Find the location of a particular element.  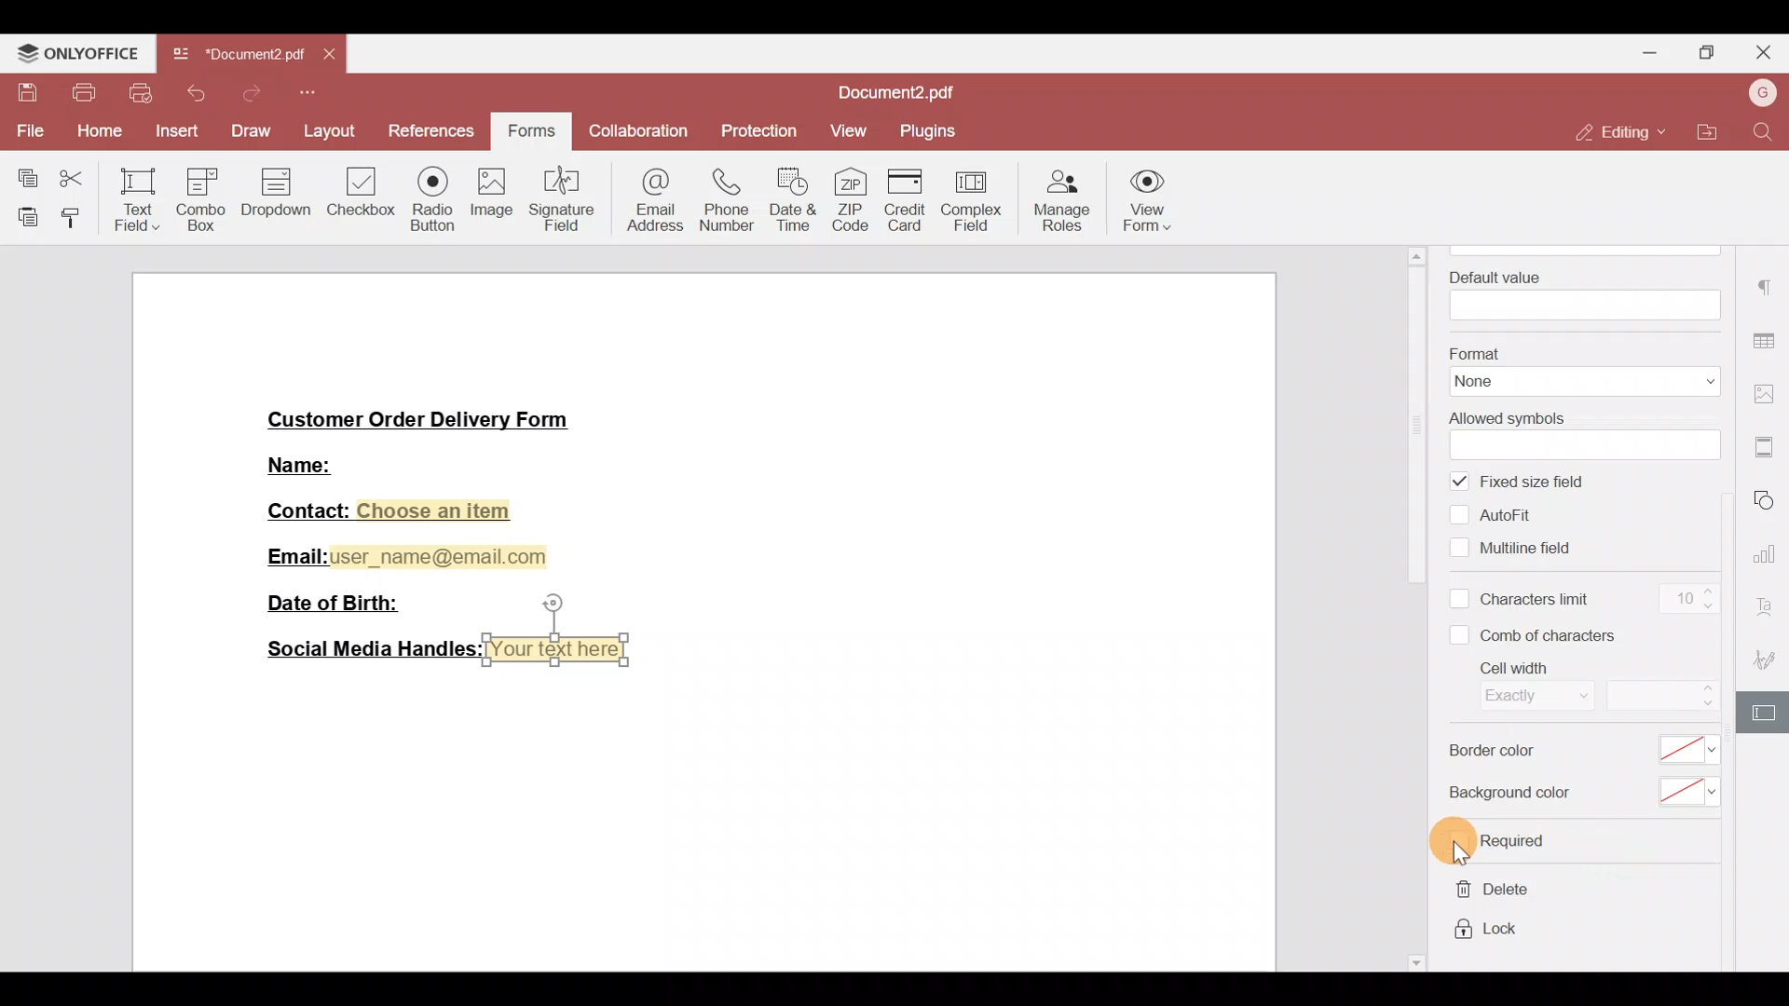

Email address is located at coordinates (648, 203).